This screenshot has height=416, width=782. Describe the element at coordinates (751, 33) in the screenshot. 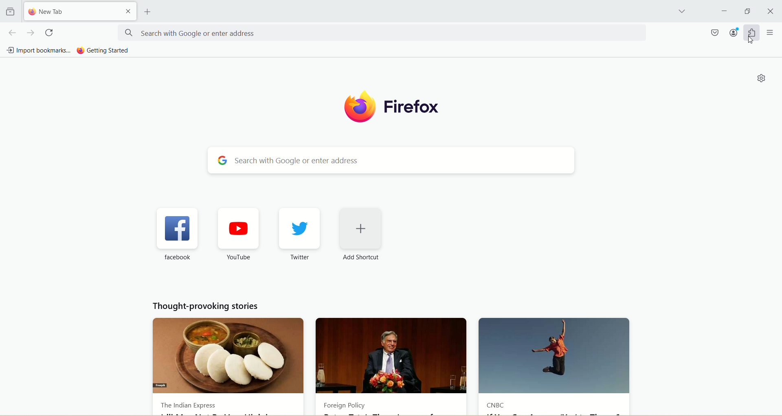

I see `Widget` at that location.